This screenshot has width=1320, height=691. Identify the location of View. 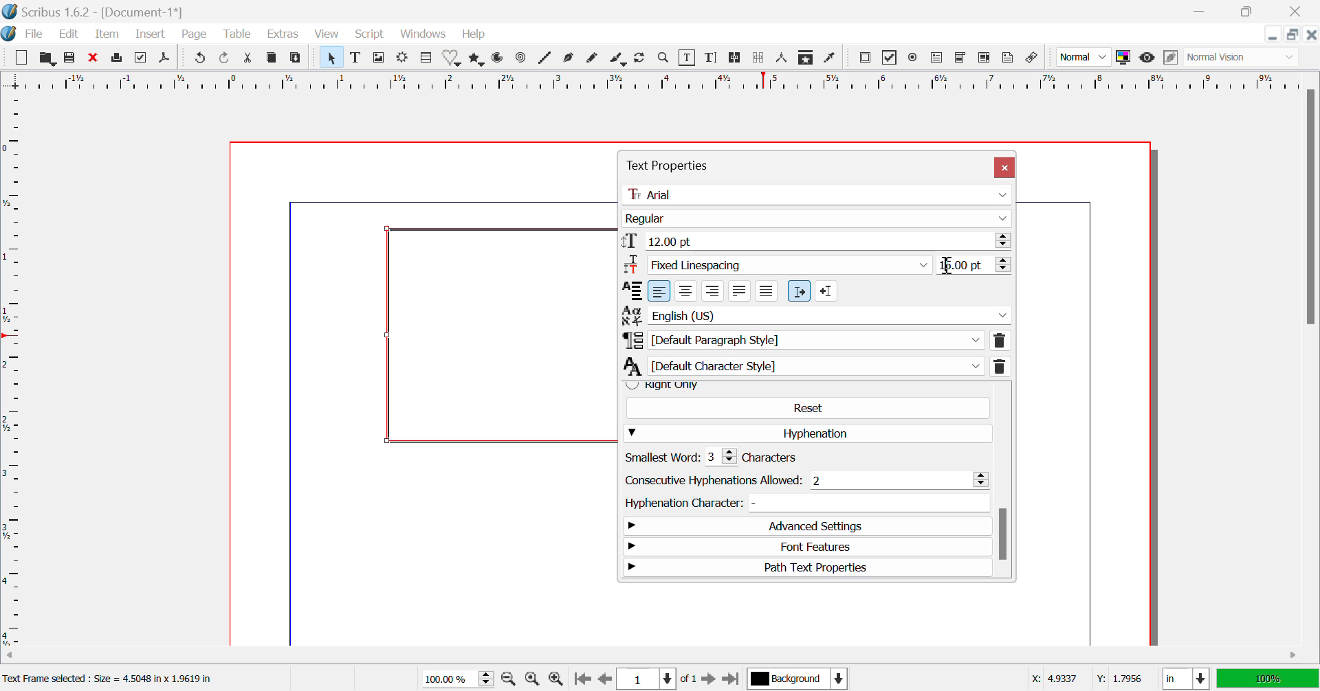
(327, 35).